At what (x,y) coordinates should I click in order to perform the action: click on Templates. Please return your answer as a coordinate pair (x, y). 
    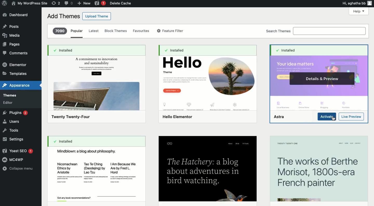
    Looking at the image, I should click on (16, 73).